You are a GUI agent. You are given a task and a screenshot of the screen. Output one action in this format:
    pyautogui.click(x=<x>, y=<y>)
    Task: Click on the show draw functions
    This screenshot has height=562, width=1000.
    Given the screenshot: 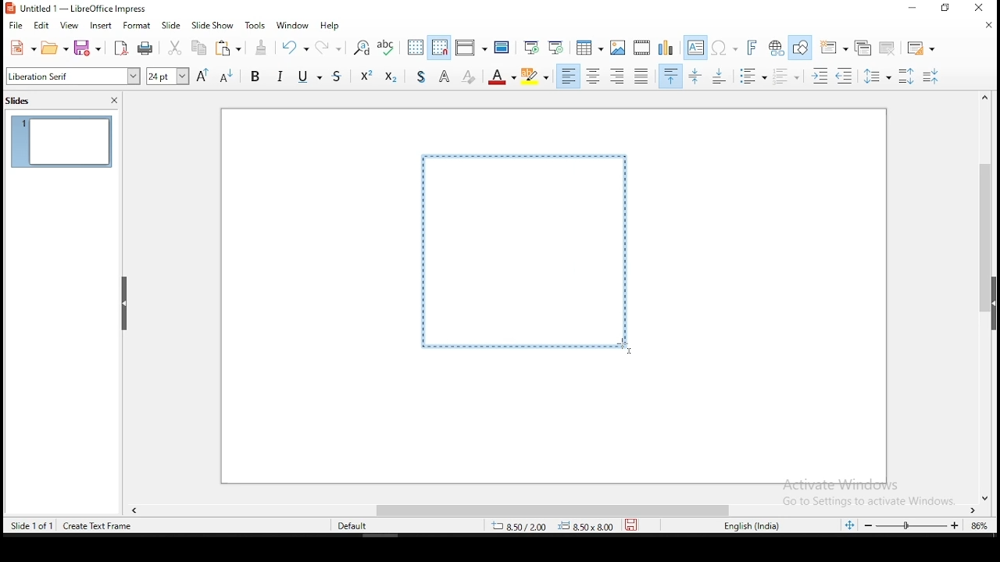 What is the action you would take?
    pyautogui.click(x=800, y=47)
    